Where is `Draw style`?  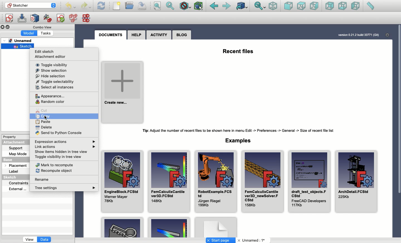
Draw style is located at coordinates (185, 7).